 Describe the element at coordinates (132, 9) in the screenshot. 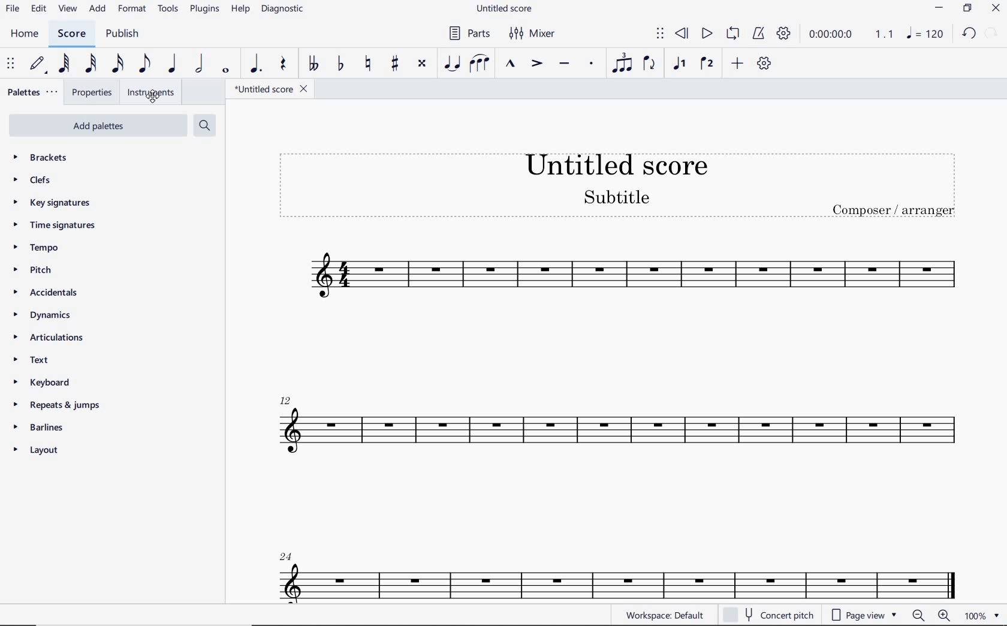

I see `FORMAT` at that location.